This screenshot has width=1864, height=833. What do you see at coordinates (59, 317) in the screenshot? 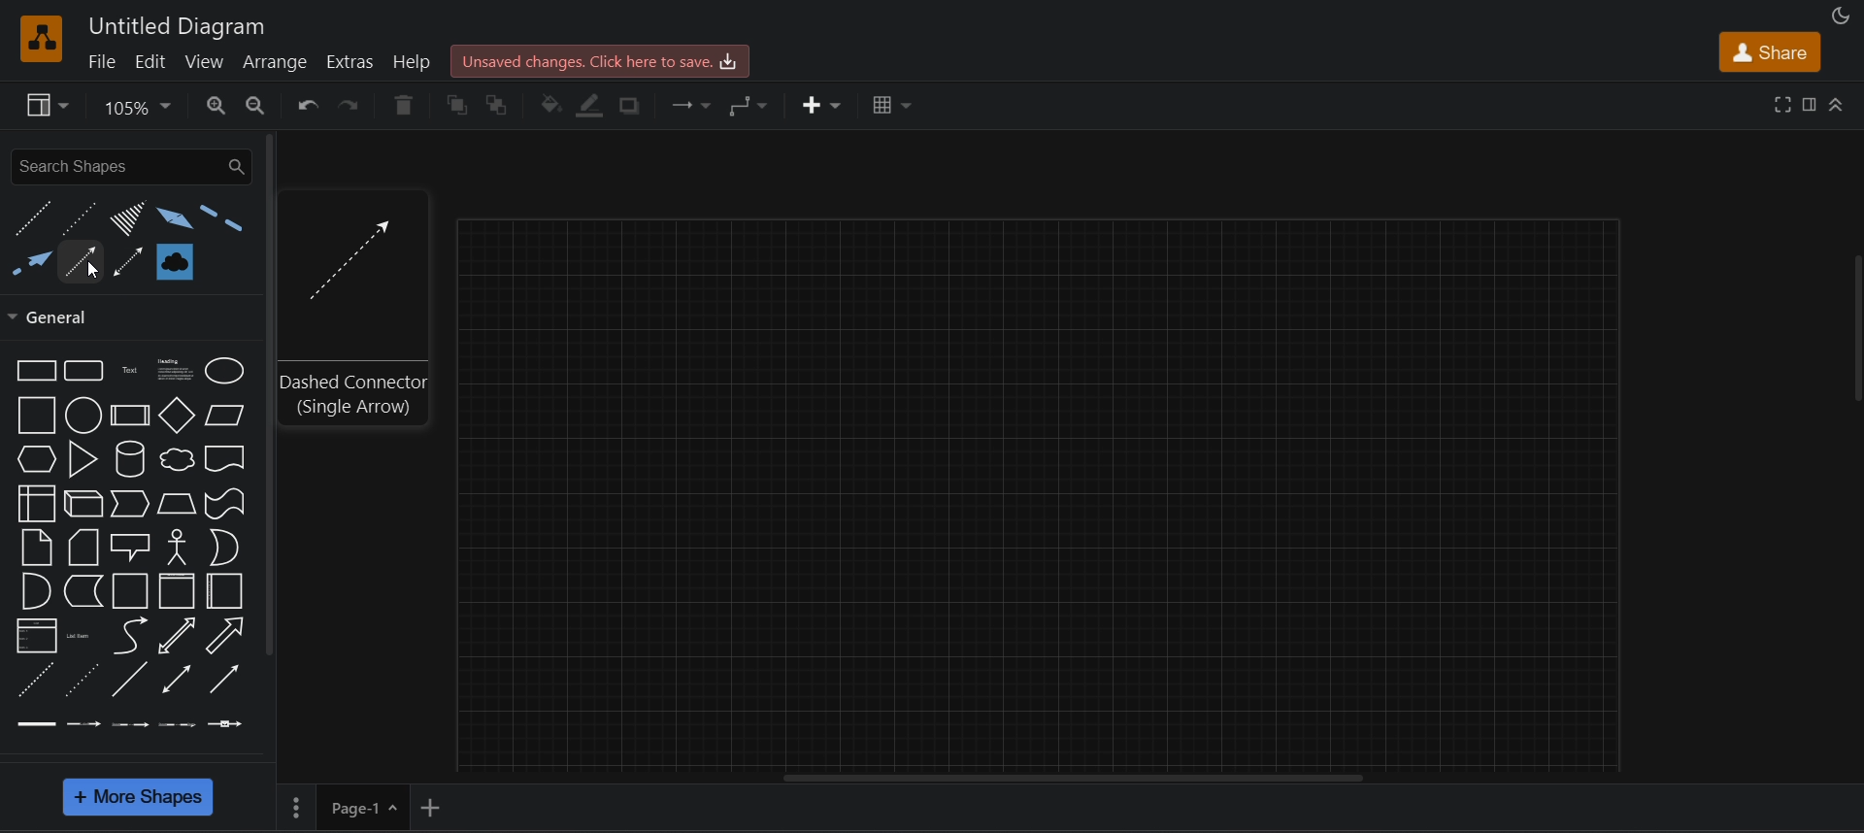
I see `general` at bounding box center [59, 317].